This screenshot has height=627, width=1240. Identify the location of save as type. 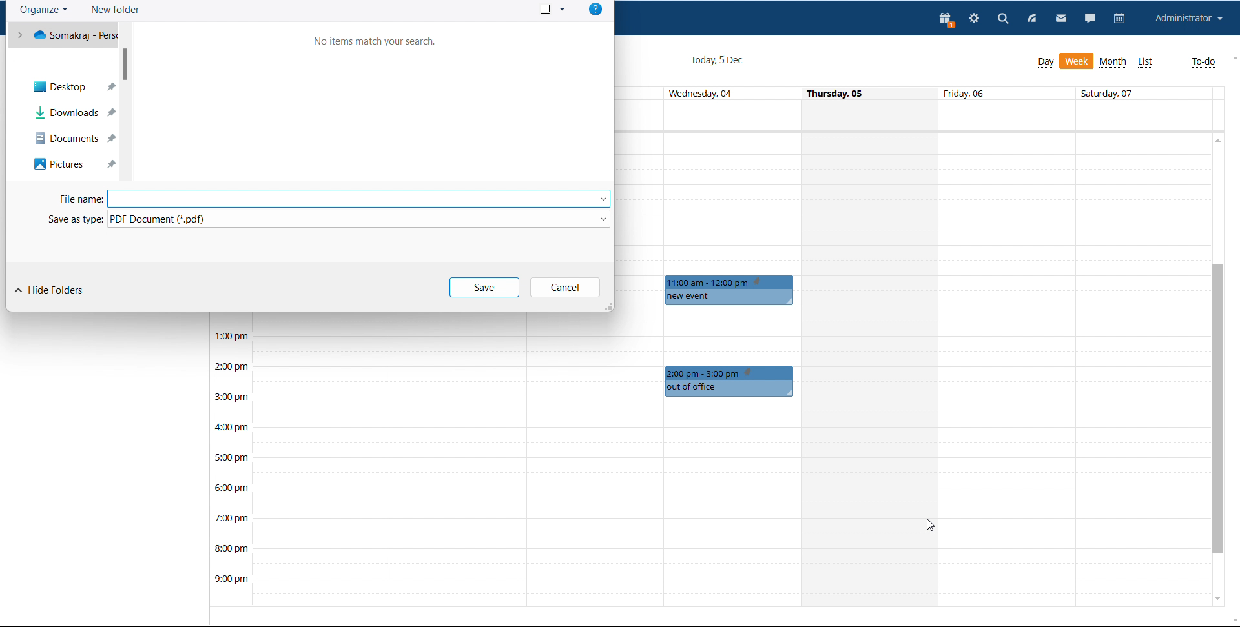
(327, 219).